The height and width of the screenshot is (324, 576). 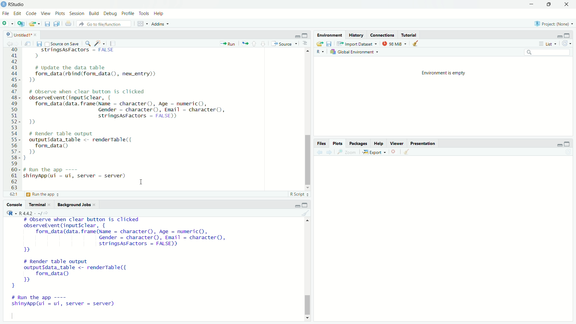 I want to click on minimize, so click(x=297, y=205).